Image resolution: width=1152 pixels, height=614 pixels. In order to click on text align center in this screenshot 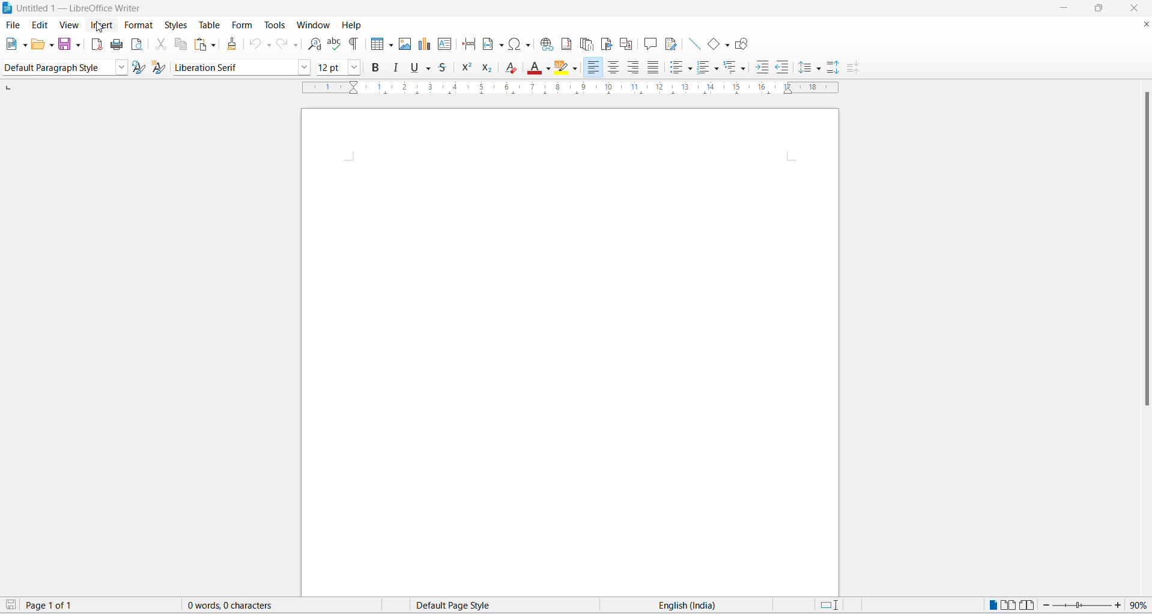, I will do `click(616, 68)`.